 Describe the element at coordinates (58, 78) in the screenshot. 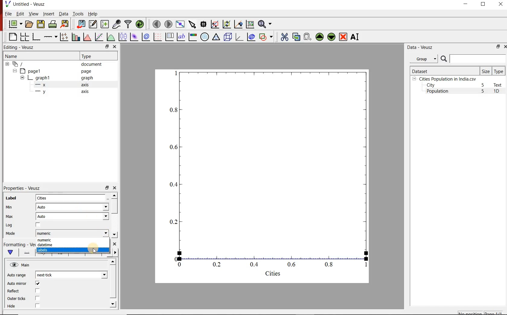

I see `graph1` at that location.